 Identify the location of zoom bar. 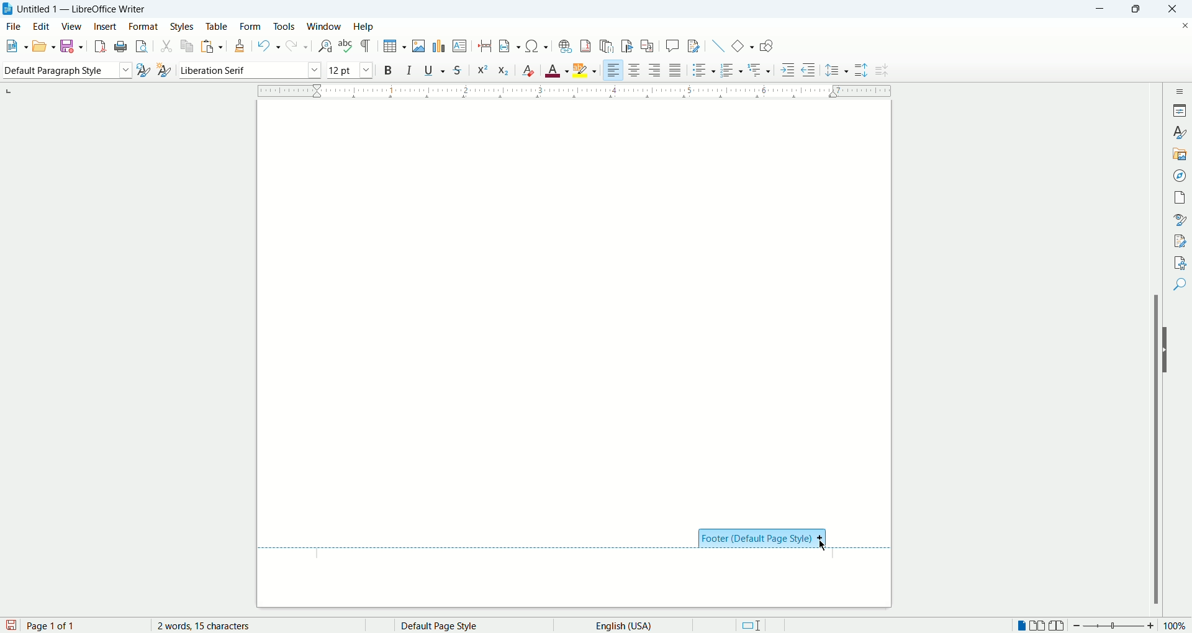
(1113, 626).